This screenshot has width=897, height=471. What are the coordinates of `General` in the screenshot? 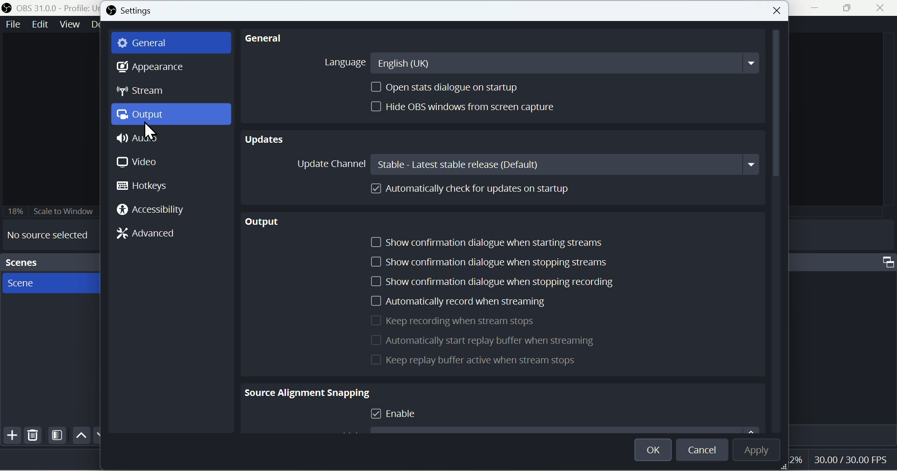 It's located at (149, 42).